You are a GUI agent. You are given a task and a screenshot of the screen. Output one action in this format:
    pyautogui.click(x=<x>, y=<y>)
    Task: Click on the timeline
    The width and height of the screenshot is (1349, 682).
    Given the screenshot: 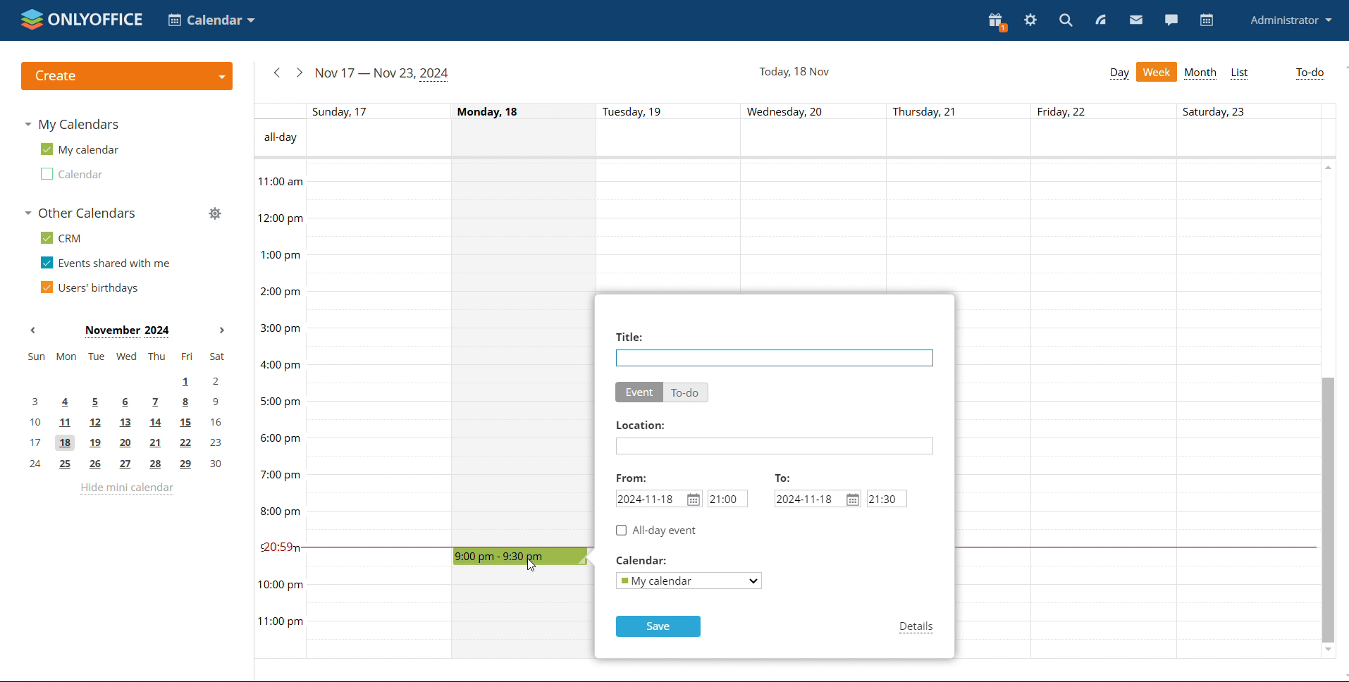 What is the action you would take?
    pyautogui.click(x=279, y=409)
    